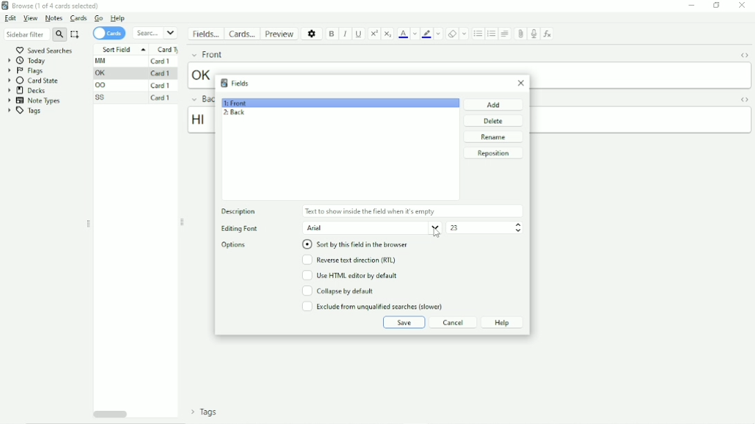 This screenshot has height=424, width=755. I want to click on Close, so click(743, 6).